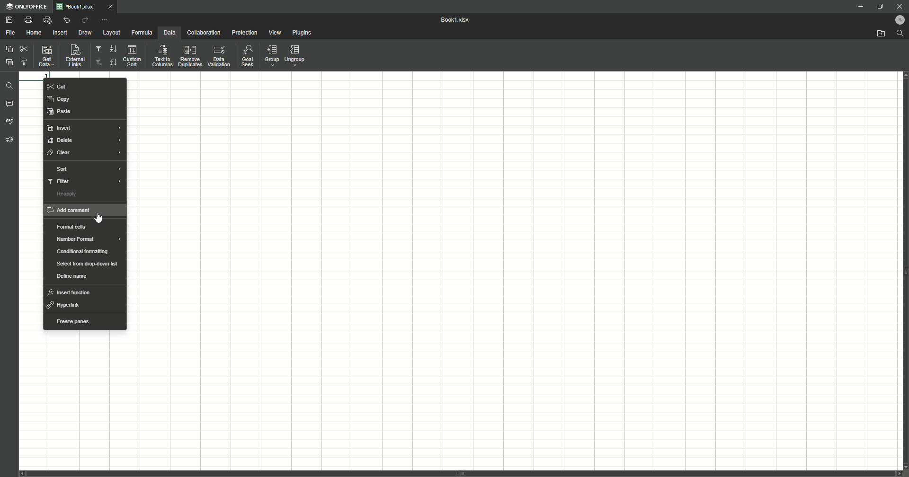  Describe the element at coordinates (169, 33) in the screenshot. I see `Data` at that location.